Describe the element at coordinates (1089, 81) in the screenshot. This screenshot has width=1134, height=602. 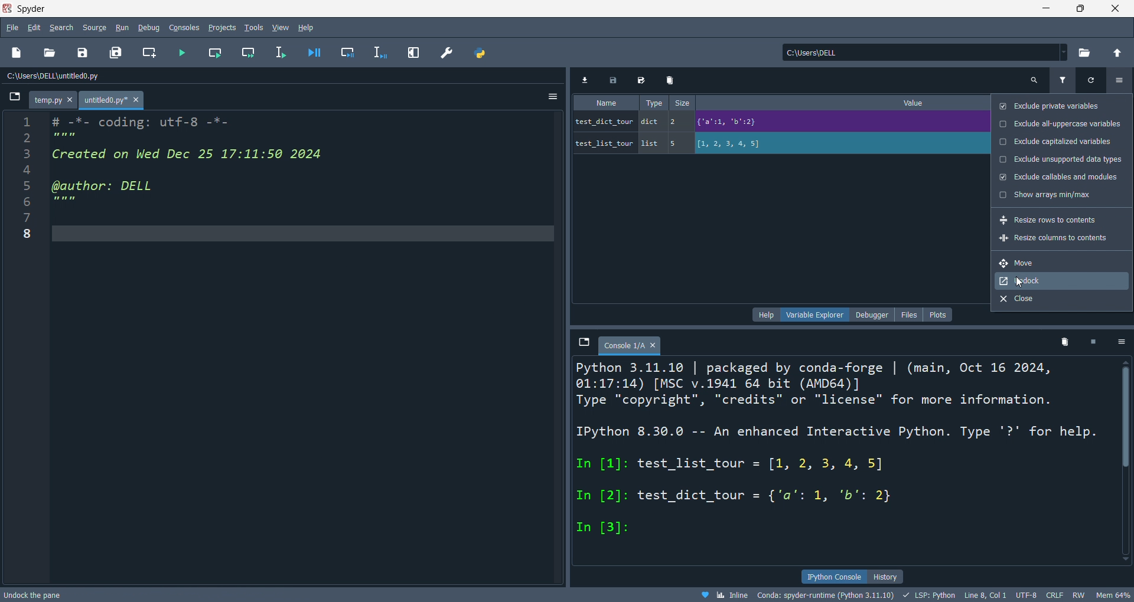
I see `refresh` at that location.